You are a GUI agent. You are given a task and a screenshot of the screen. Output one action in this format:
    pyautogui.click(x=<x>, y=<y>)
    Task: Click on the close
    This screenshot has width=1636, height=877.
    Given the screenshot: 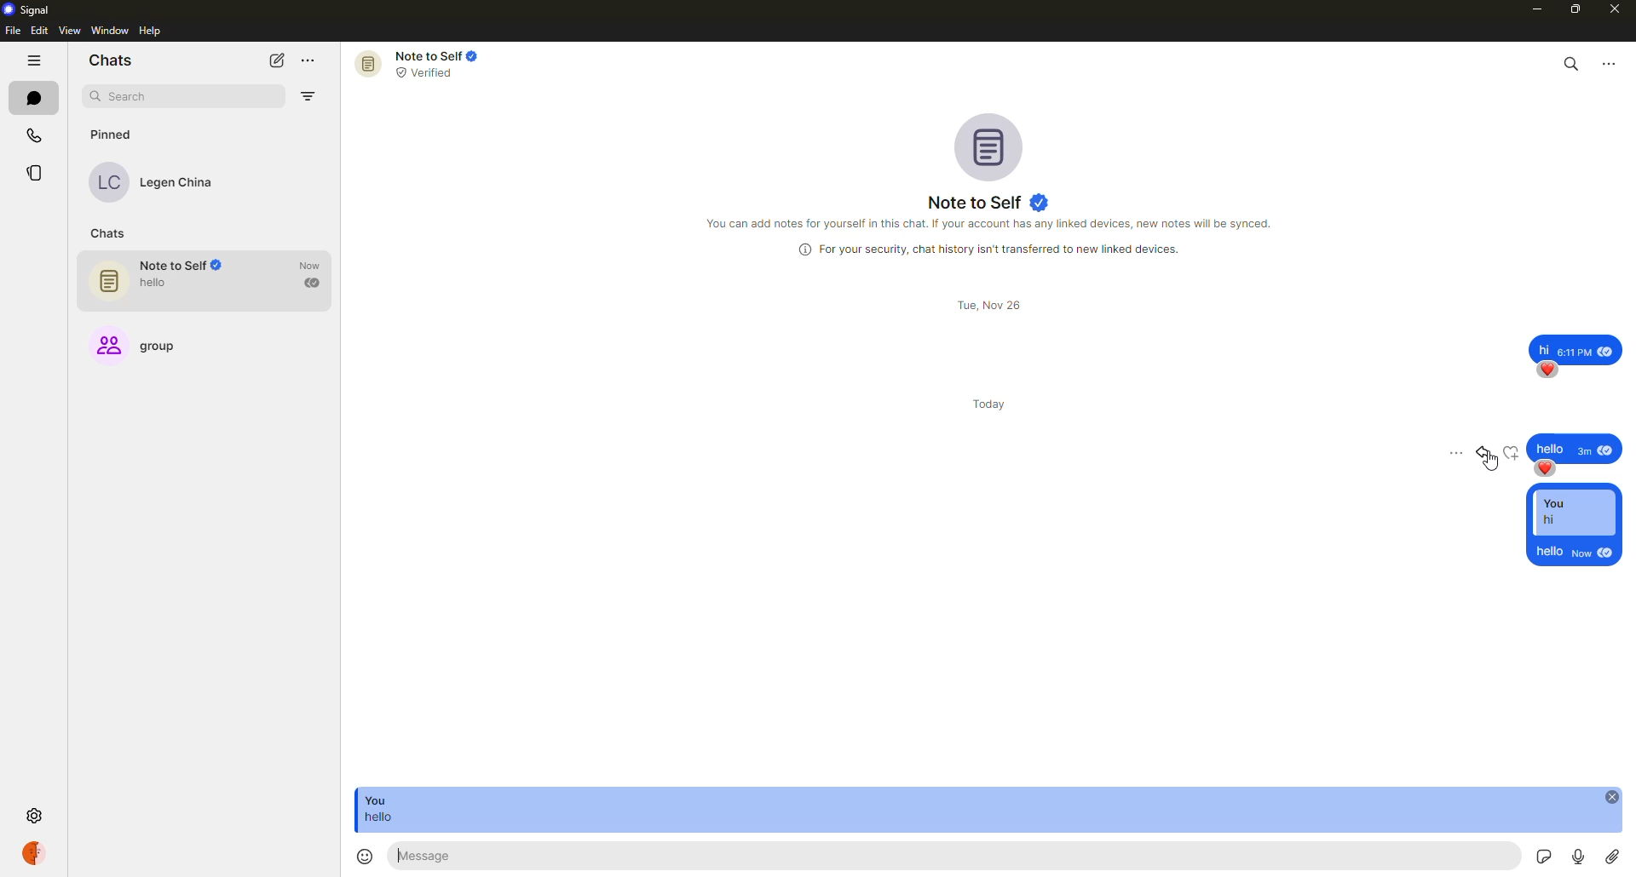 What is the action you would take?
    pyautogui.click(x=1616, y=9)
    